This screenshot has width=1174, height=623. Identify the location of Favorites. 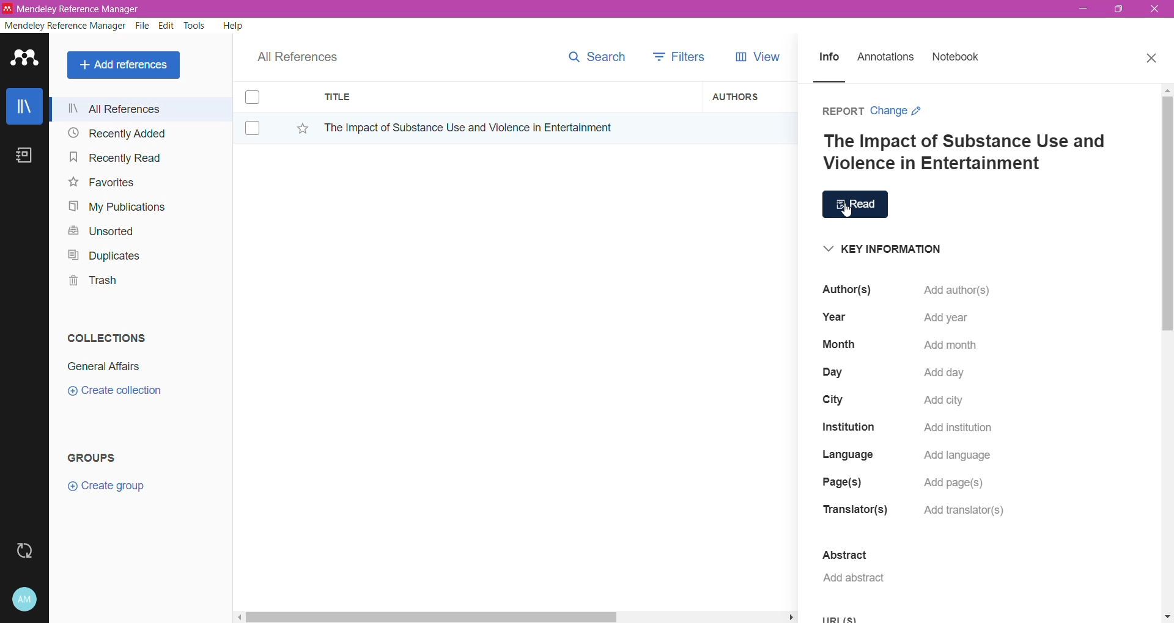
(102, 181).